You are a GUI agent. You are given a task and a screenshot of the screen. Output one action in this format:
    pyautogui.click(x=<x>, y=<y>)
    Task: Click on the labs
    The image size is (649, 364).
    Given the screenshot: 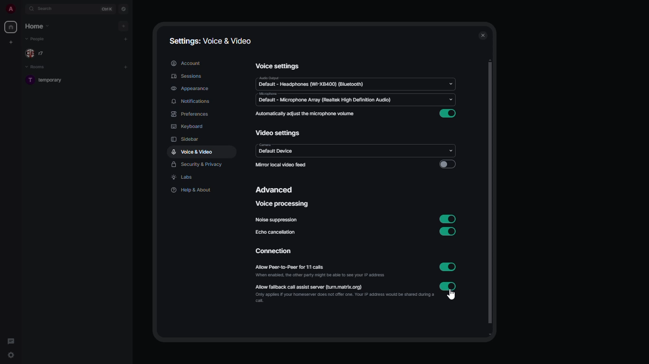 What is the action you would take?
    pyautogui.click(x=184, y=178)
    